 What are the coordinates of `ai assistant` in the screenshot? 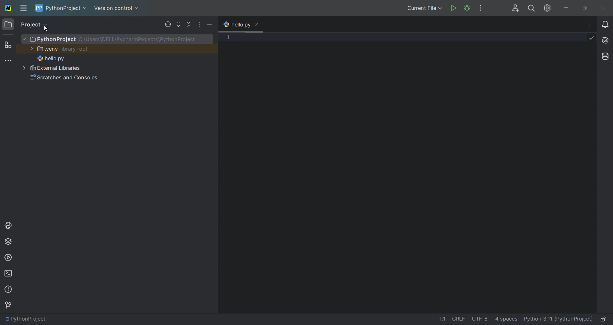 It's located at (605, 40).